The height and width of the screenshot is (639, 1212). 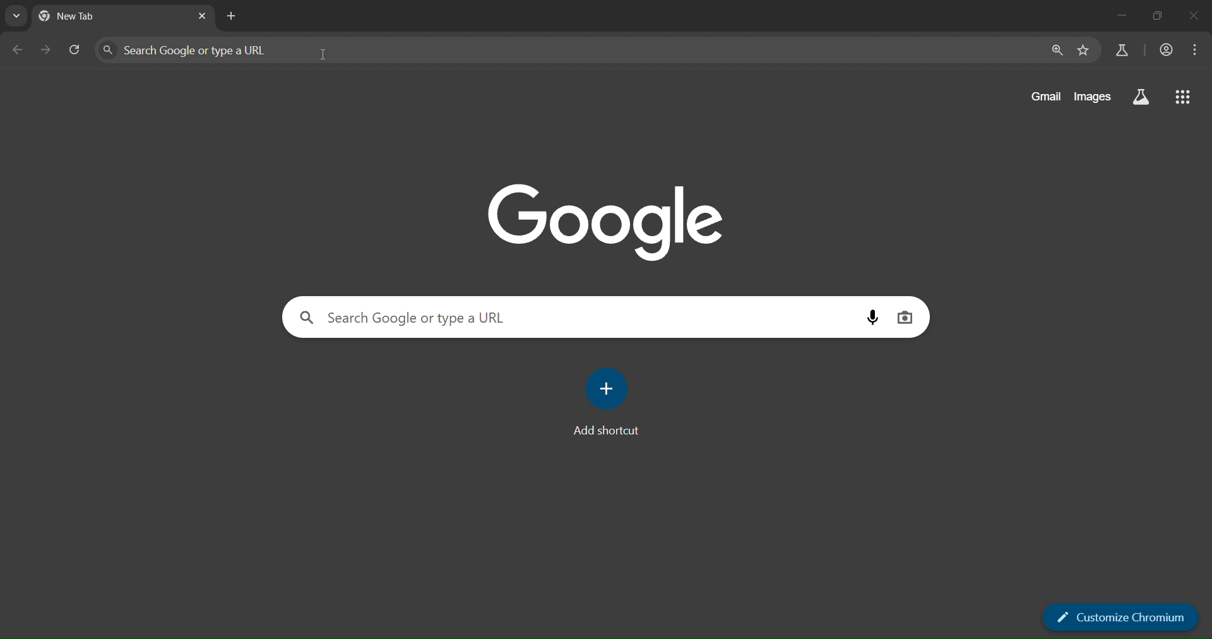 I want to click on accounts, so click(x=1167, y=50).